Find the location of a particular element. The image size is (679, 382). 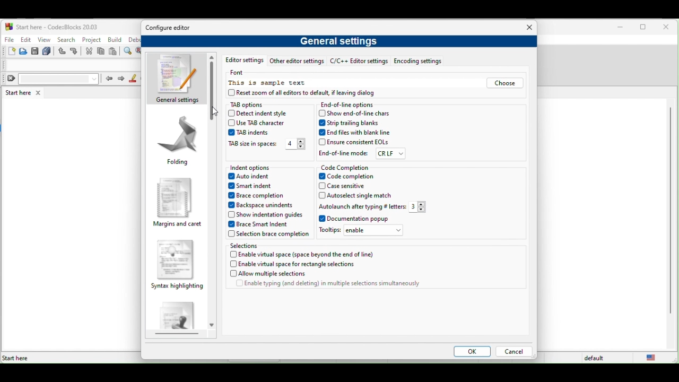

cut is located at coordinates (89, 51).